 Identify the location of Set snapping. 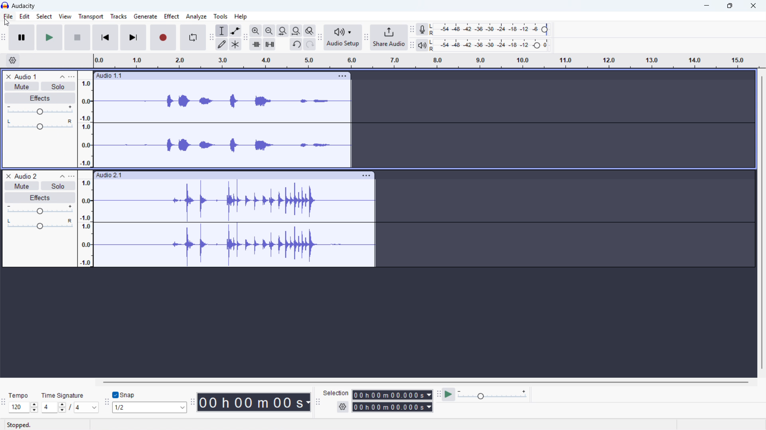
(150, 407).